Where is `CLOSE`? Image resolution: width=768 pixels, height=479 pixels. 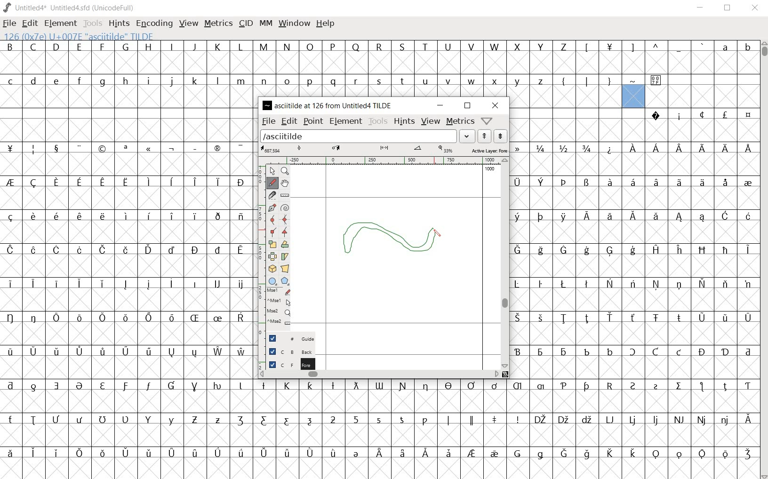
CLOSE is located at coordinates (755, 8).